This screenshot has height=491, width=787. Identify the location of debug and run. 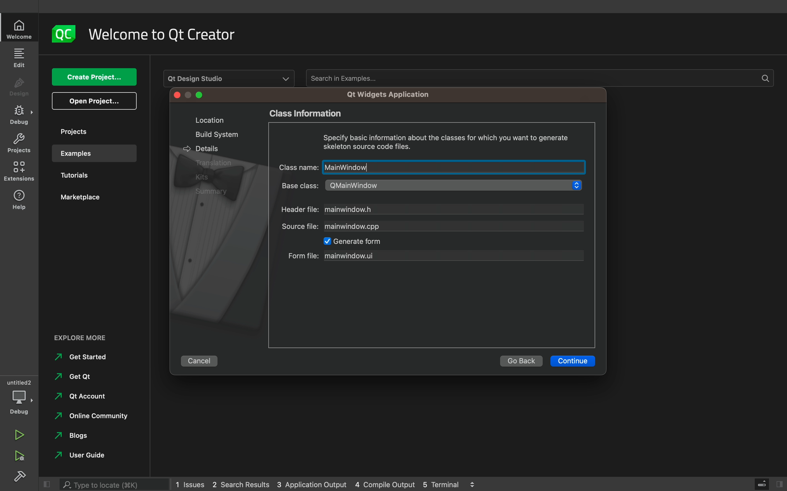
(20, 456).